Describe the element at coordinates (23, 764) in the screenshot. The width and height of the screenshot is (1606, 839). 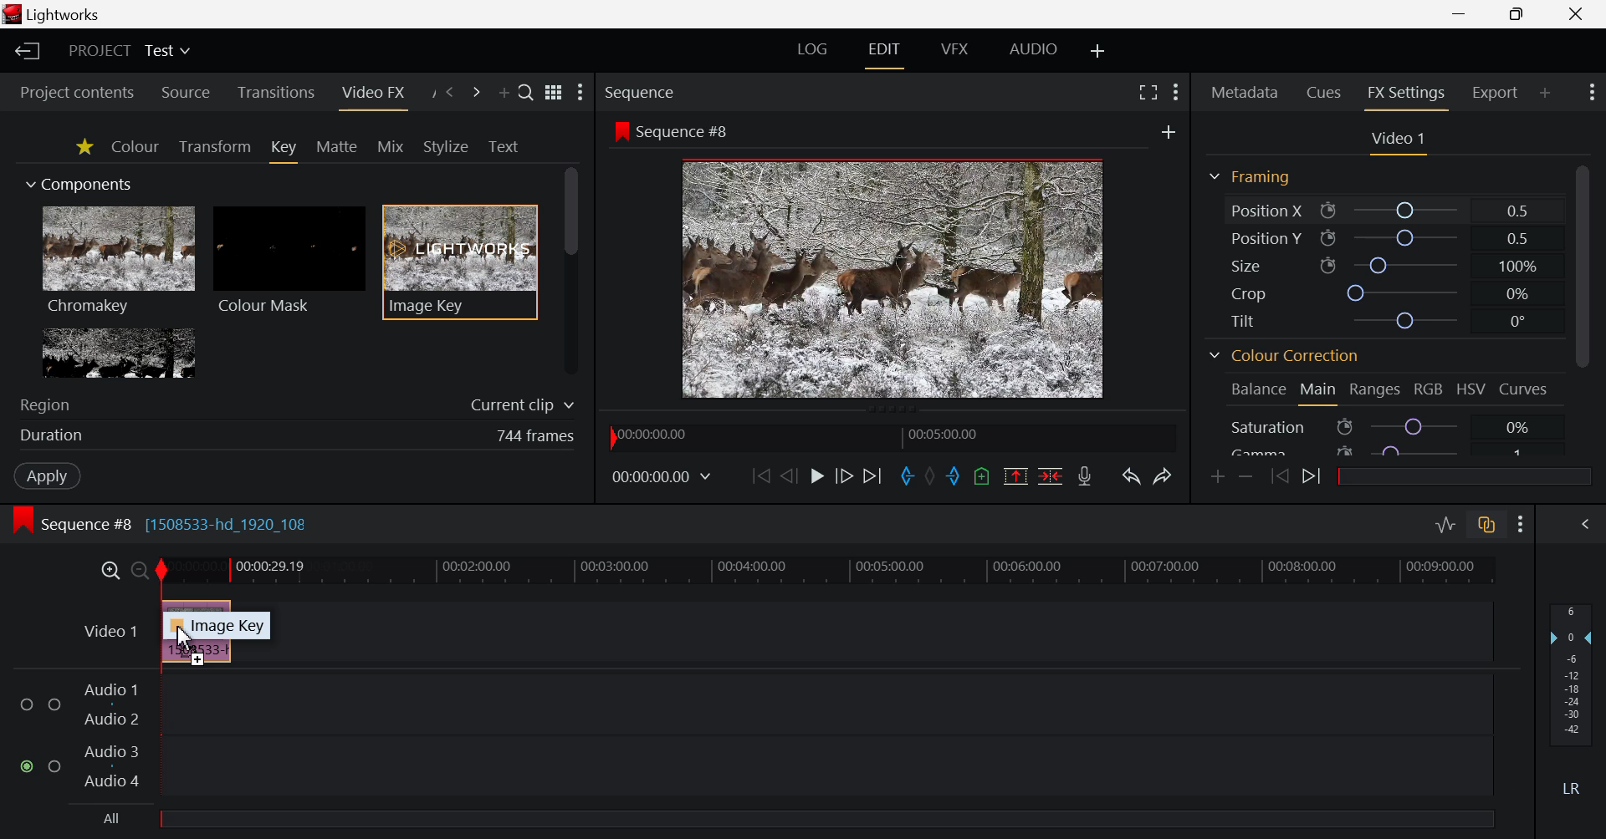
I see `checked checkbox` at that location.